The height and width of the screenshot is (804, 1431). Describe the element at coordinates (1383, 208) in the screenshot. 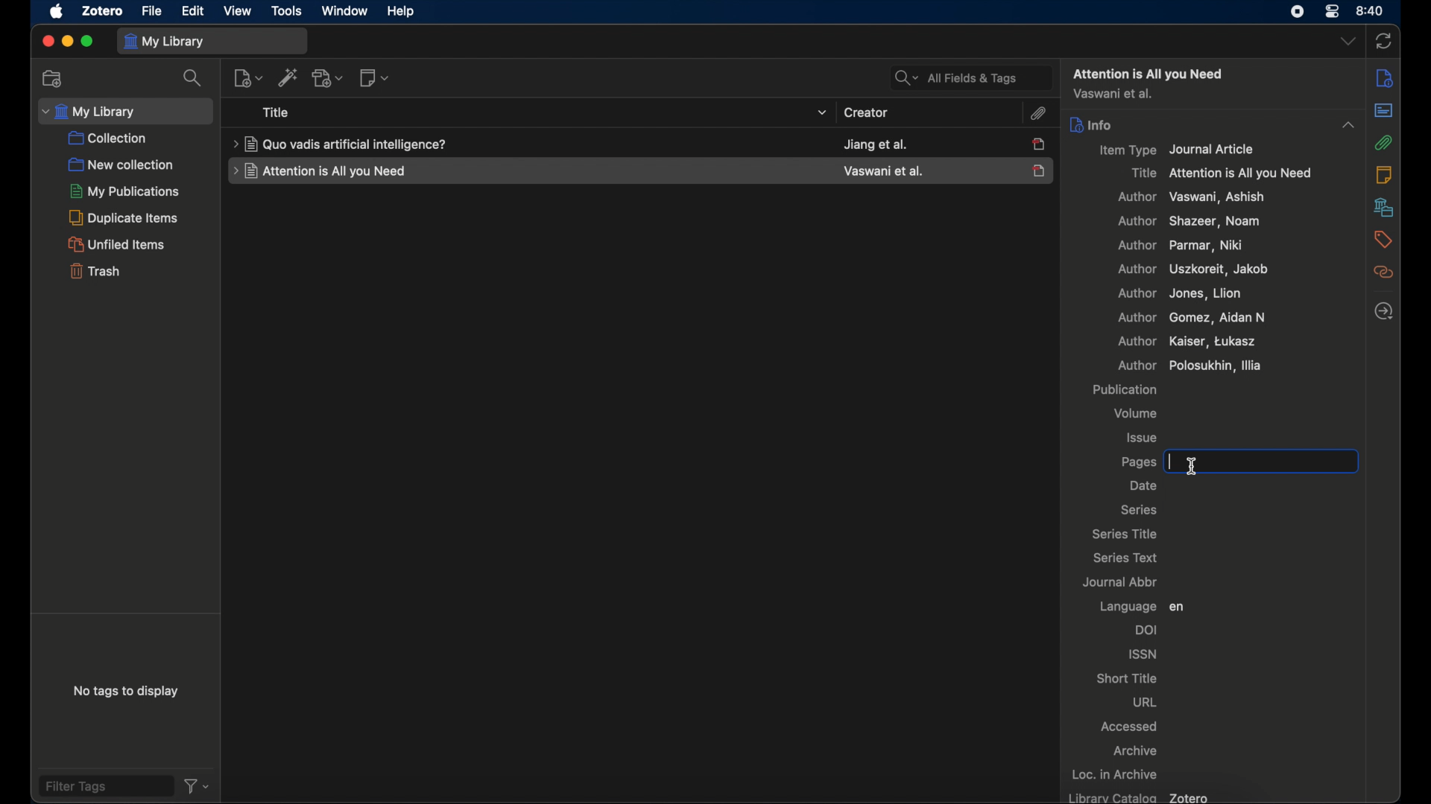

I see `libraries and collections` at that location.